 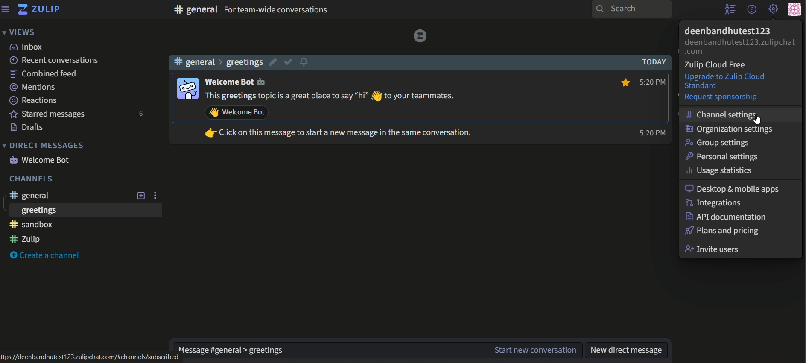 I want to click on edit, so click(x=272, y=62).